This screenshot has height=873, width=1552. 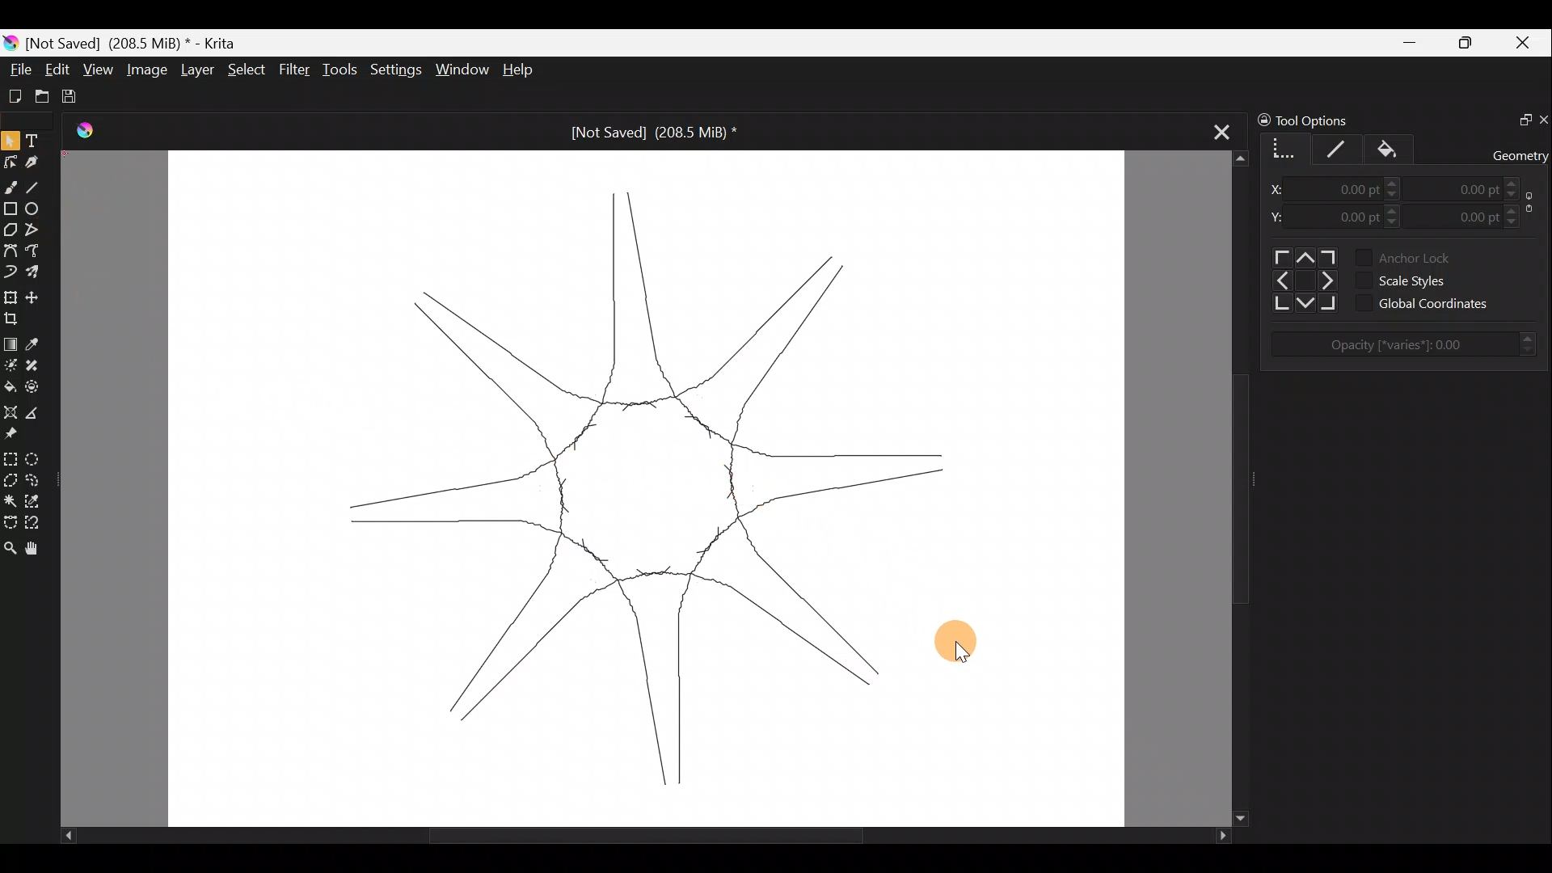 I want to click on Select, so click(x=247, y=70).